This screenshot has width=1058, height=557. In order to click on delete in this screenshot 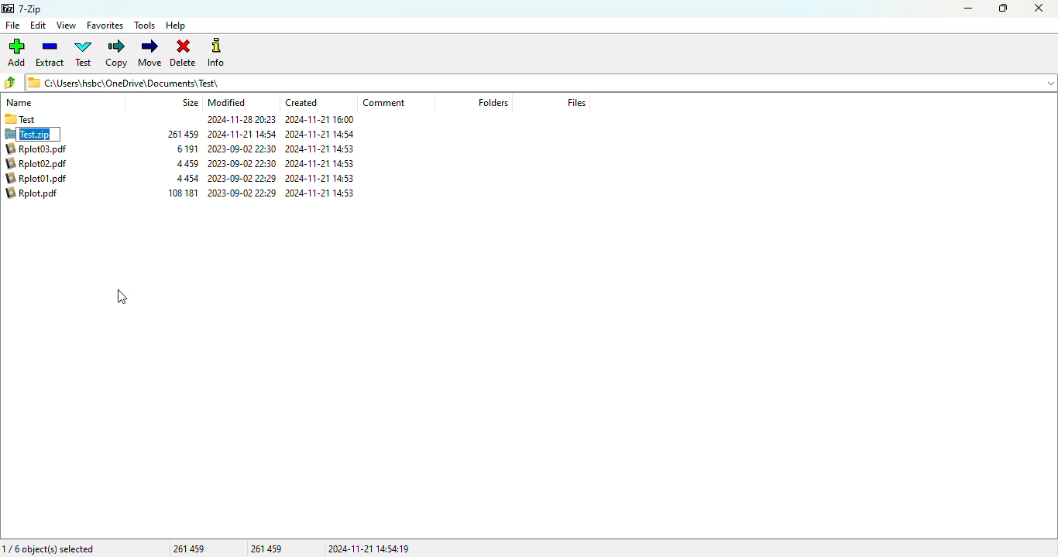, I will do `click(184, 53)`.